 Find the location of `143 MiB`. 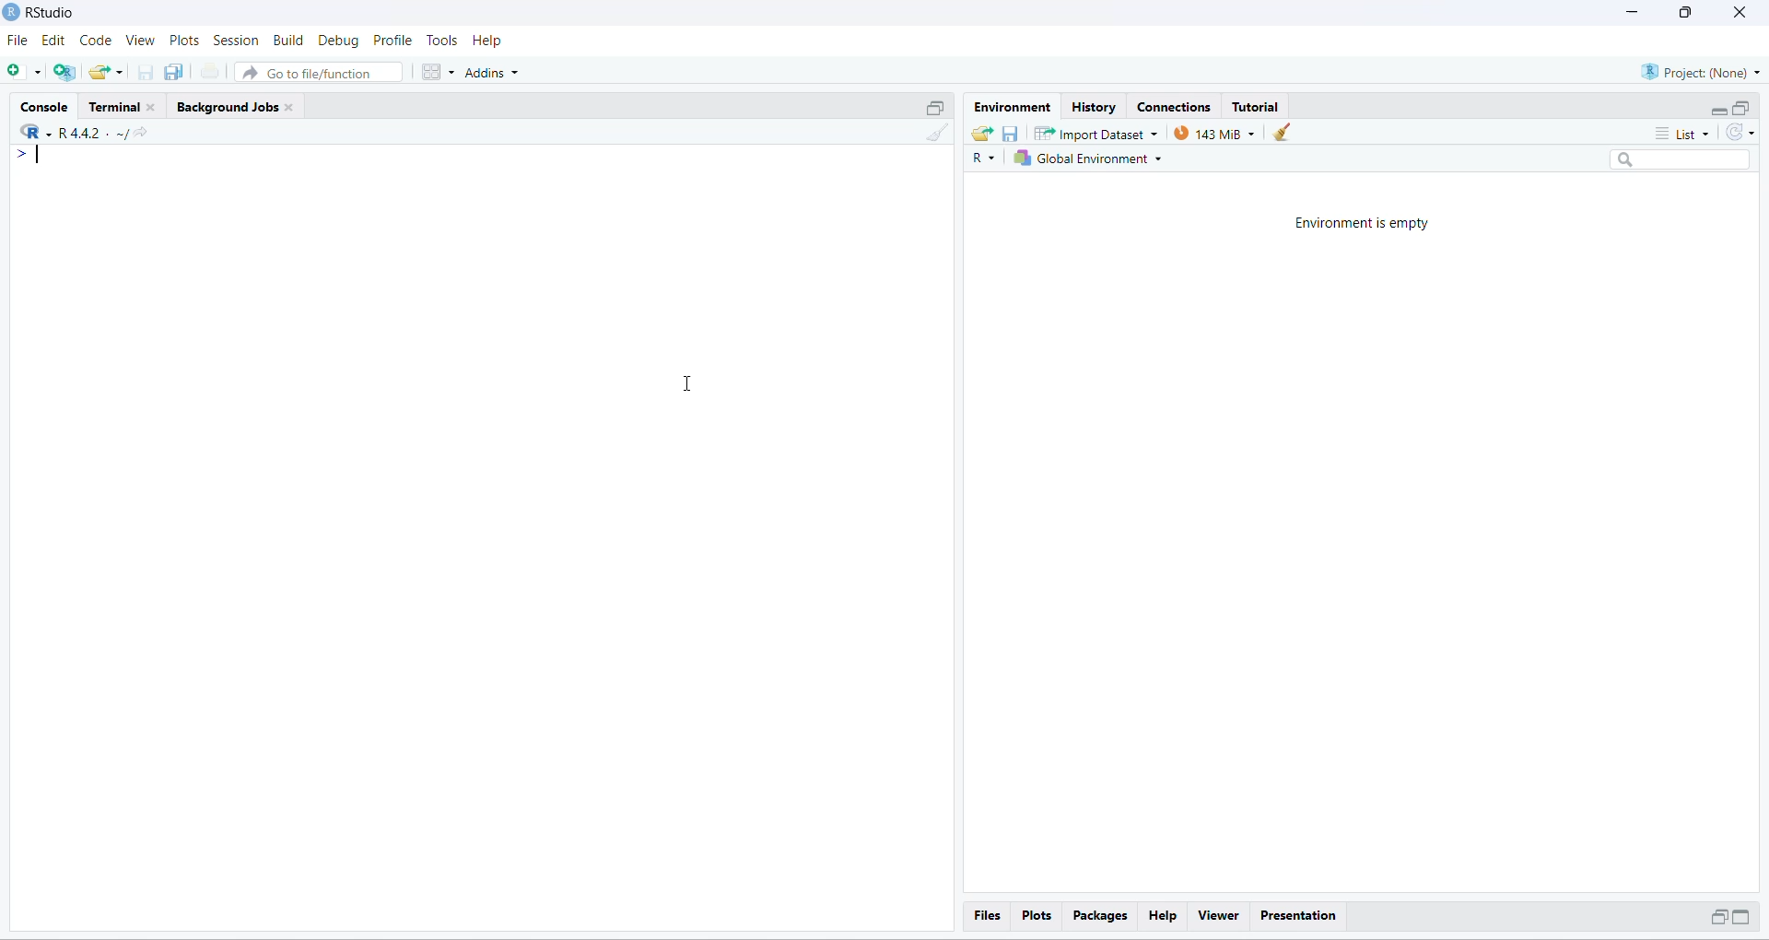

143 MiB is located at coordinates (1213, 132).